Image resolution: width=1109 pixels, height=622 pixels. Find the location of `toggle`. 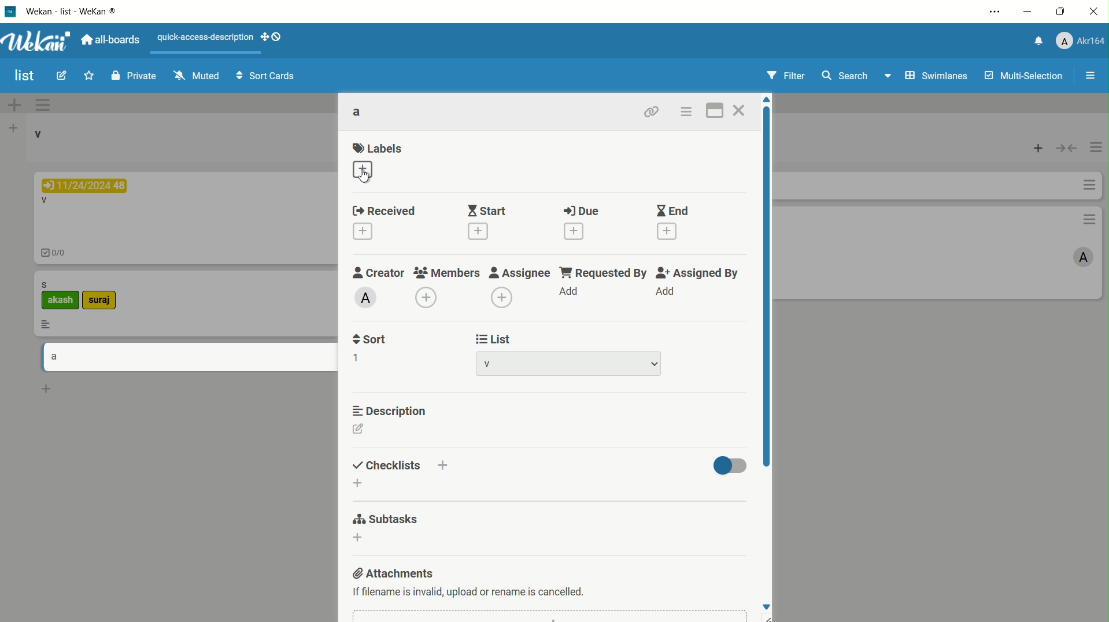

toggle is located at coordinates (1067, 150).